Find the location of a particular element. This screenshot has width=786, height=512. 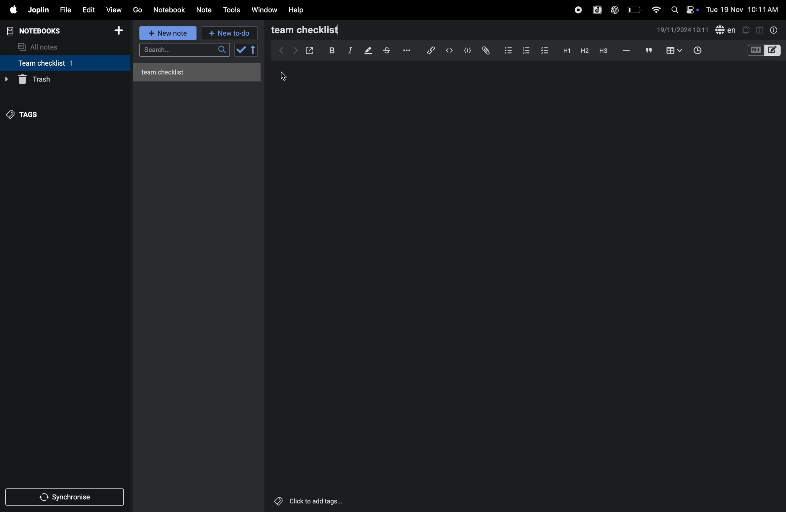

options is located at coordinates (406, 50).